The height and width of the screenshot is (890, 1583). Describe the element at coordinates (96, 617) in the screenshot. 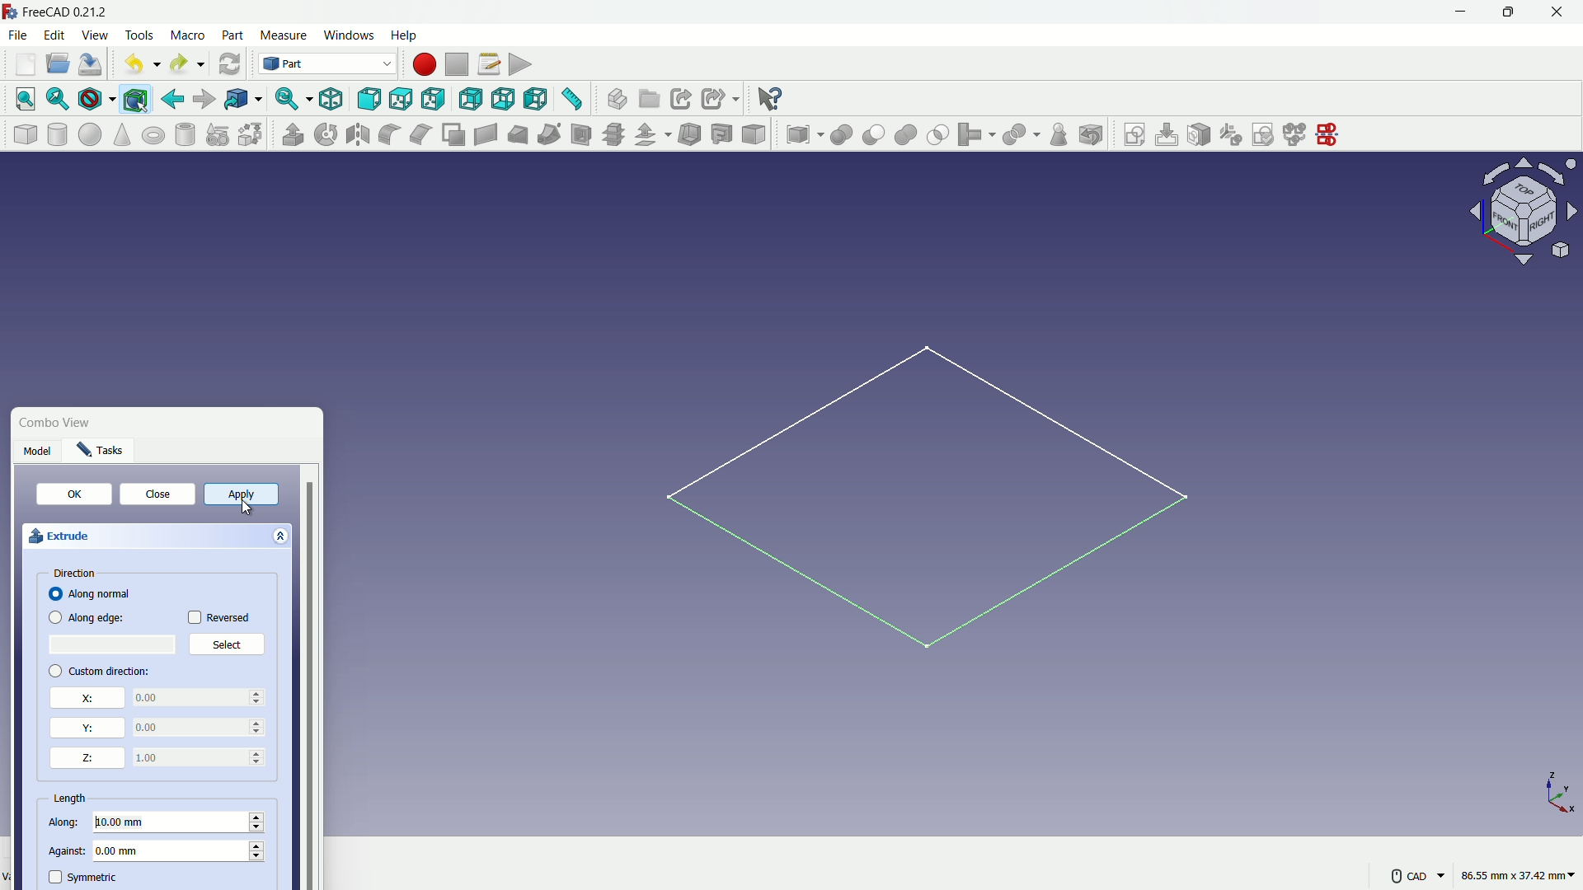

I see `Along edge` at that location.